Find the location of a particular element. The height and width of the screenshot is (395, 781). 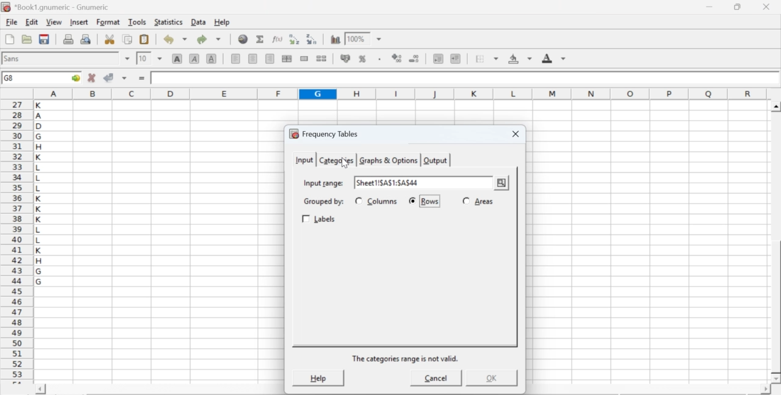

checkbox is located at coordinates (466, 200).